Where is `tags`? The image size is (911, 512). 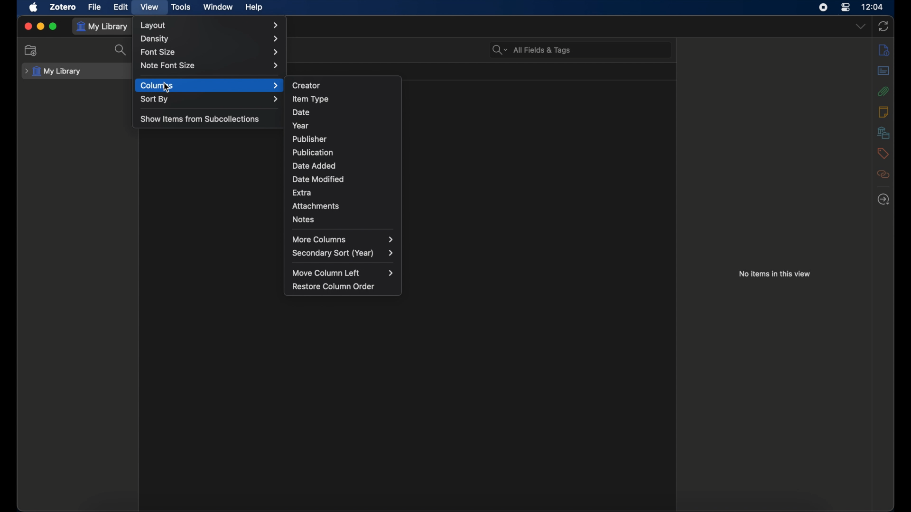 tags is located at coordinates (883, 153).